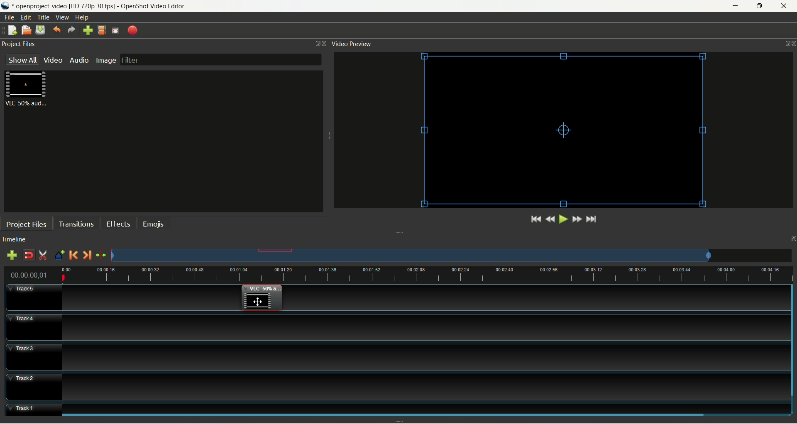 The image size is (797, 424). What do you see at coordinates (59, 256) in the screenshot?
I see `add marker` at bounding box center [59, 256].